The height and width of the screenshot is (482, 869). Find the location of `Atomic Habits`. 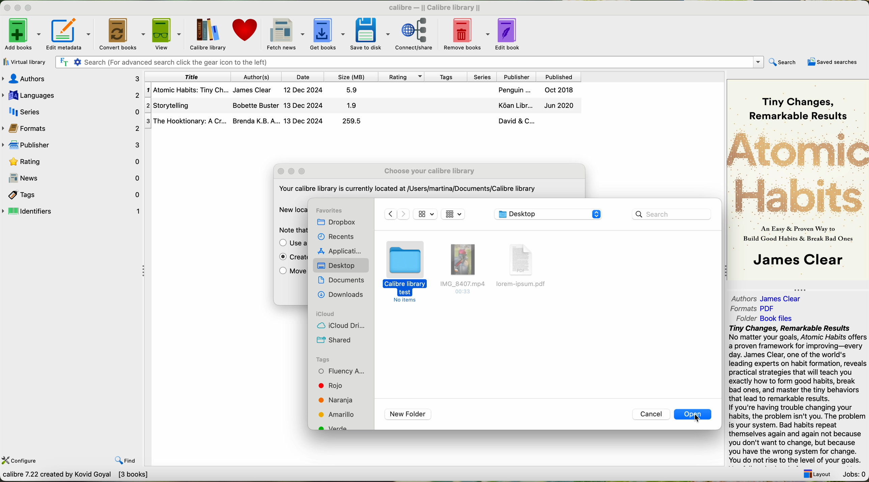

Atomic Habits is located at coordinates (798, 172).